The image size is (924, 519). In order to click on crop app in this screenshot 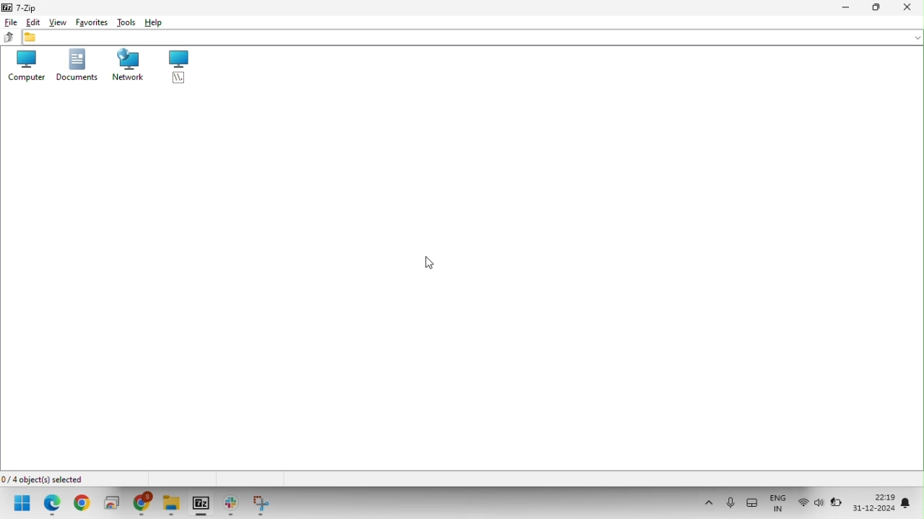, I will do `click(266, 506)`.